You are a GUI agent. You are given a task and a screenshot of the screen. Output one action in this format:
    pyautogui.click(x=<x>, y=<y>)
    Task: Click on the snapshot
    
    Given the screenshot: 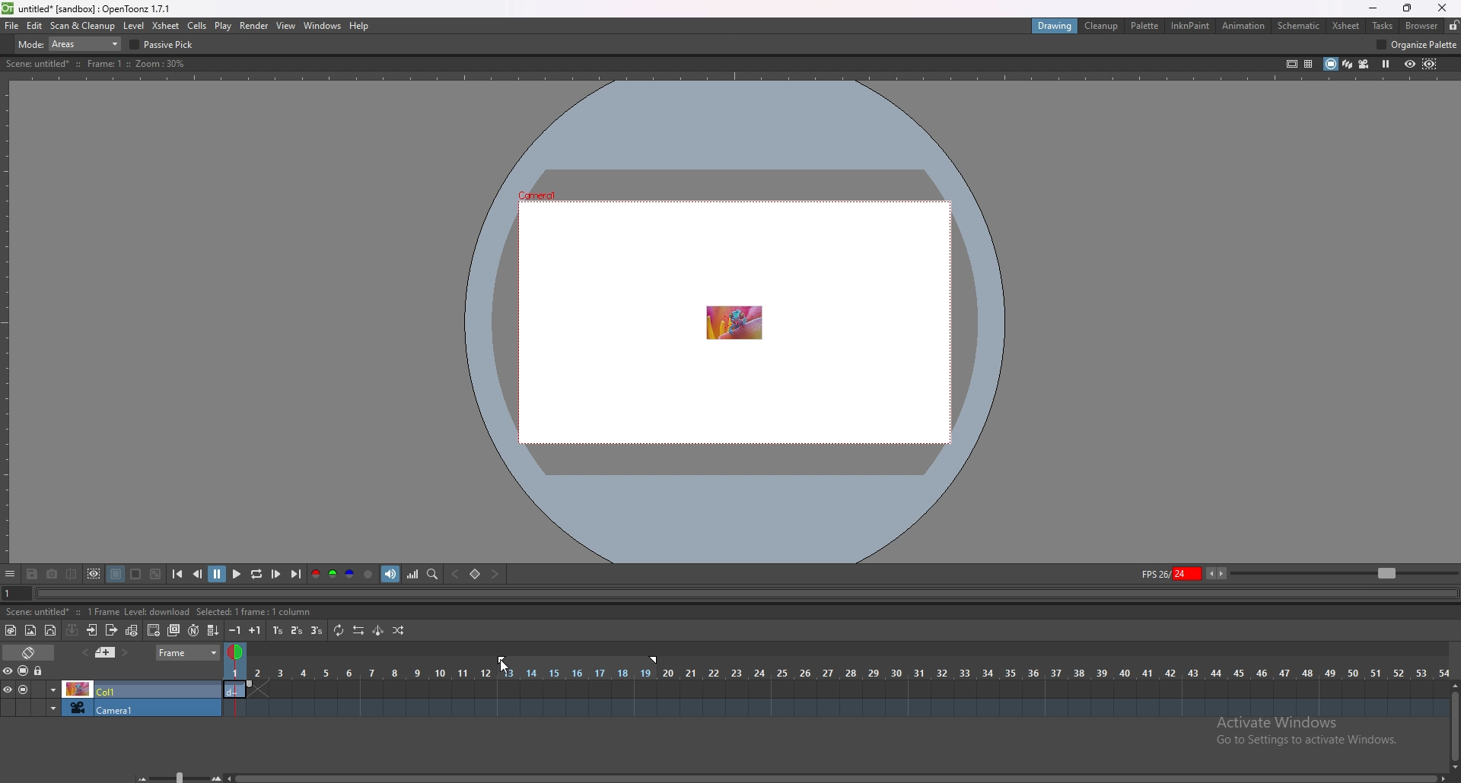 What is the action you would take?
    pyautogui.click(x=53, y=575)
    